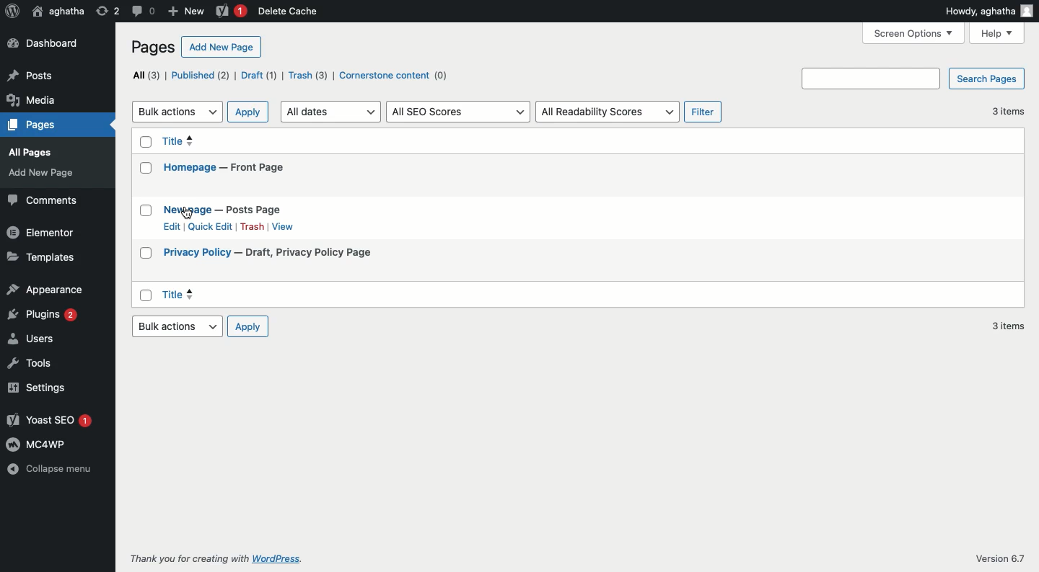 The width and height of the screenshot is (1039, 572). Describe the element at coordinates (285, 227) in the screenshot. I see `View` at that location.